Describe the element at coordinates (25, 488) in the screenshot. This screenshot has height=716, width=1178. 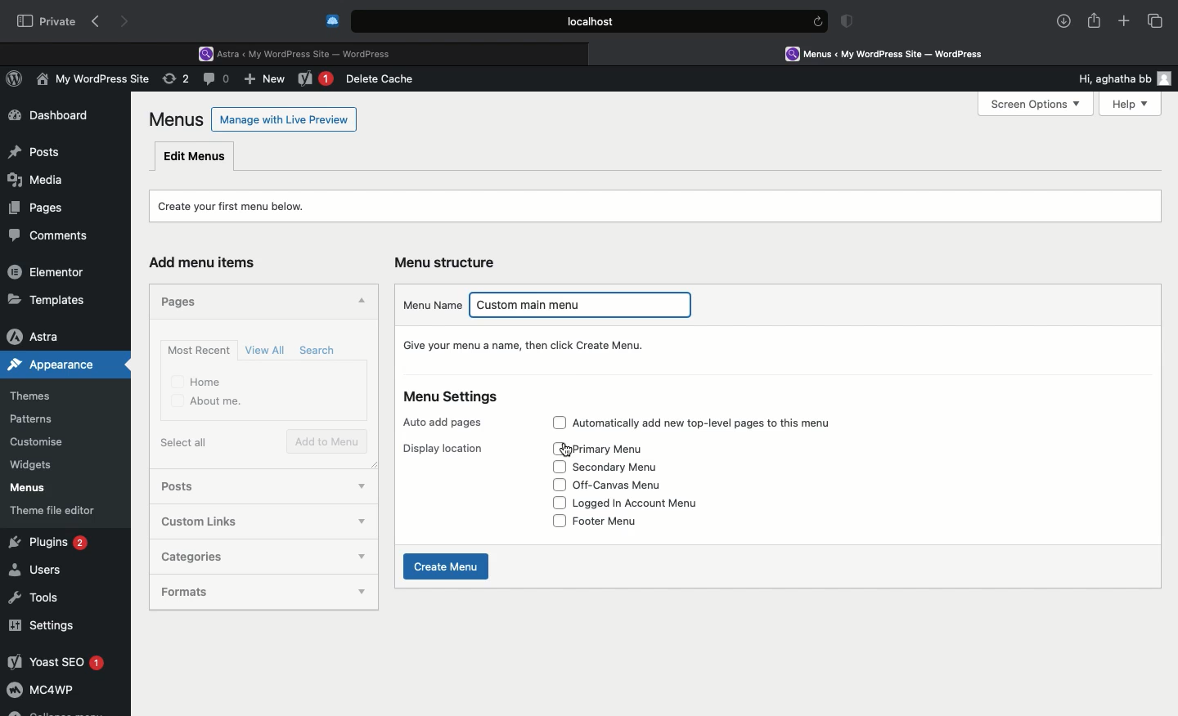
I see `Menus` at that location.